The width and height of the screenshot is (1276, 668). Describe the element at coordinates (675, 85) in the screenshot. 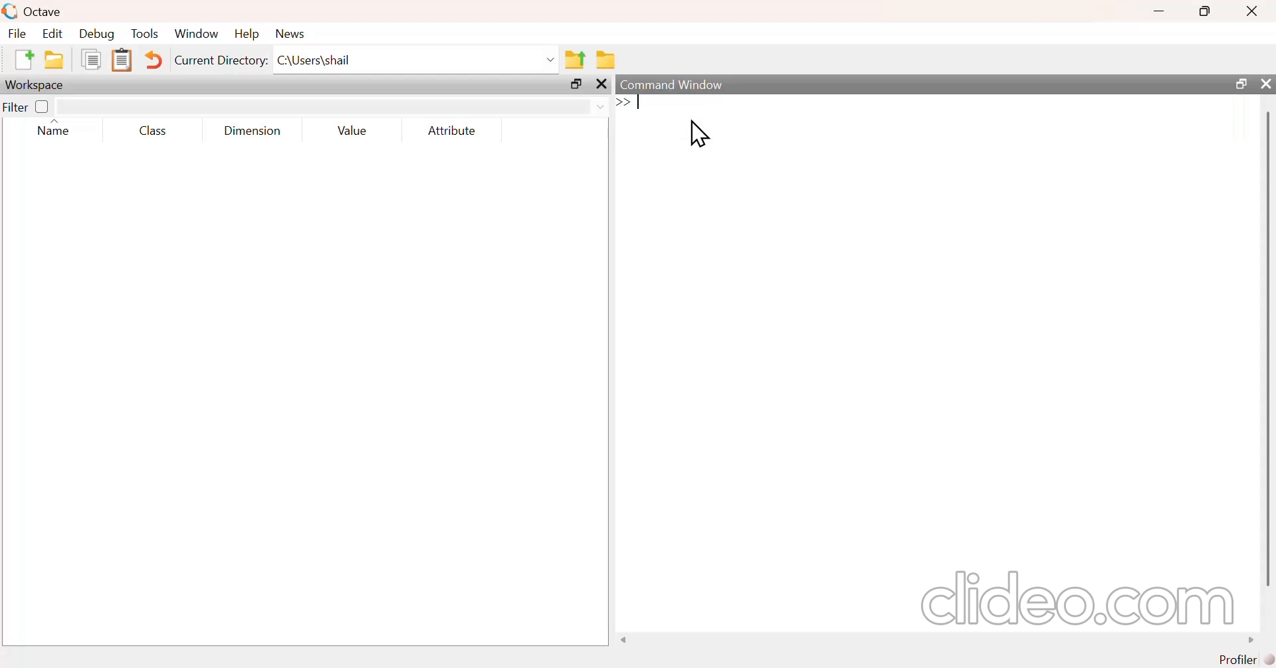

I see `command window` at that location.